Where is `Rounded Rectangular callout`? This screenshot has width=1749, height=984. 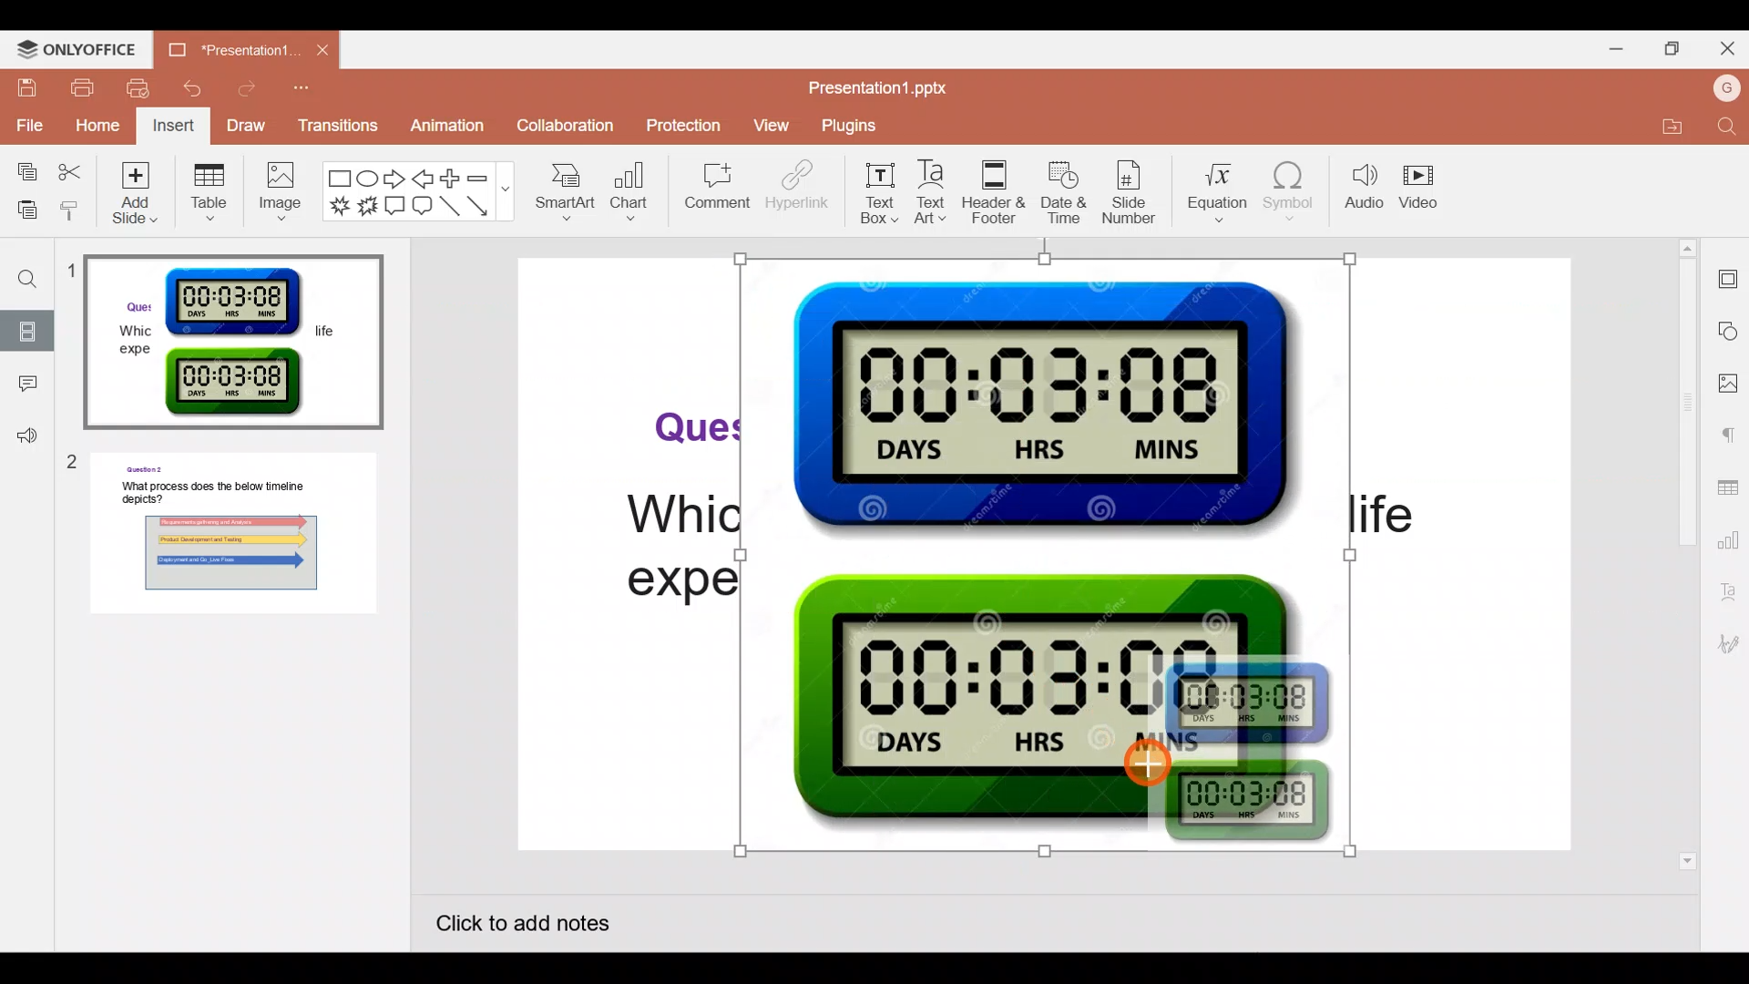
Rounded Rectangular callout is located at coordinates (426, 208).